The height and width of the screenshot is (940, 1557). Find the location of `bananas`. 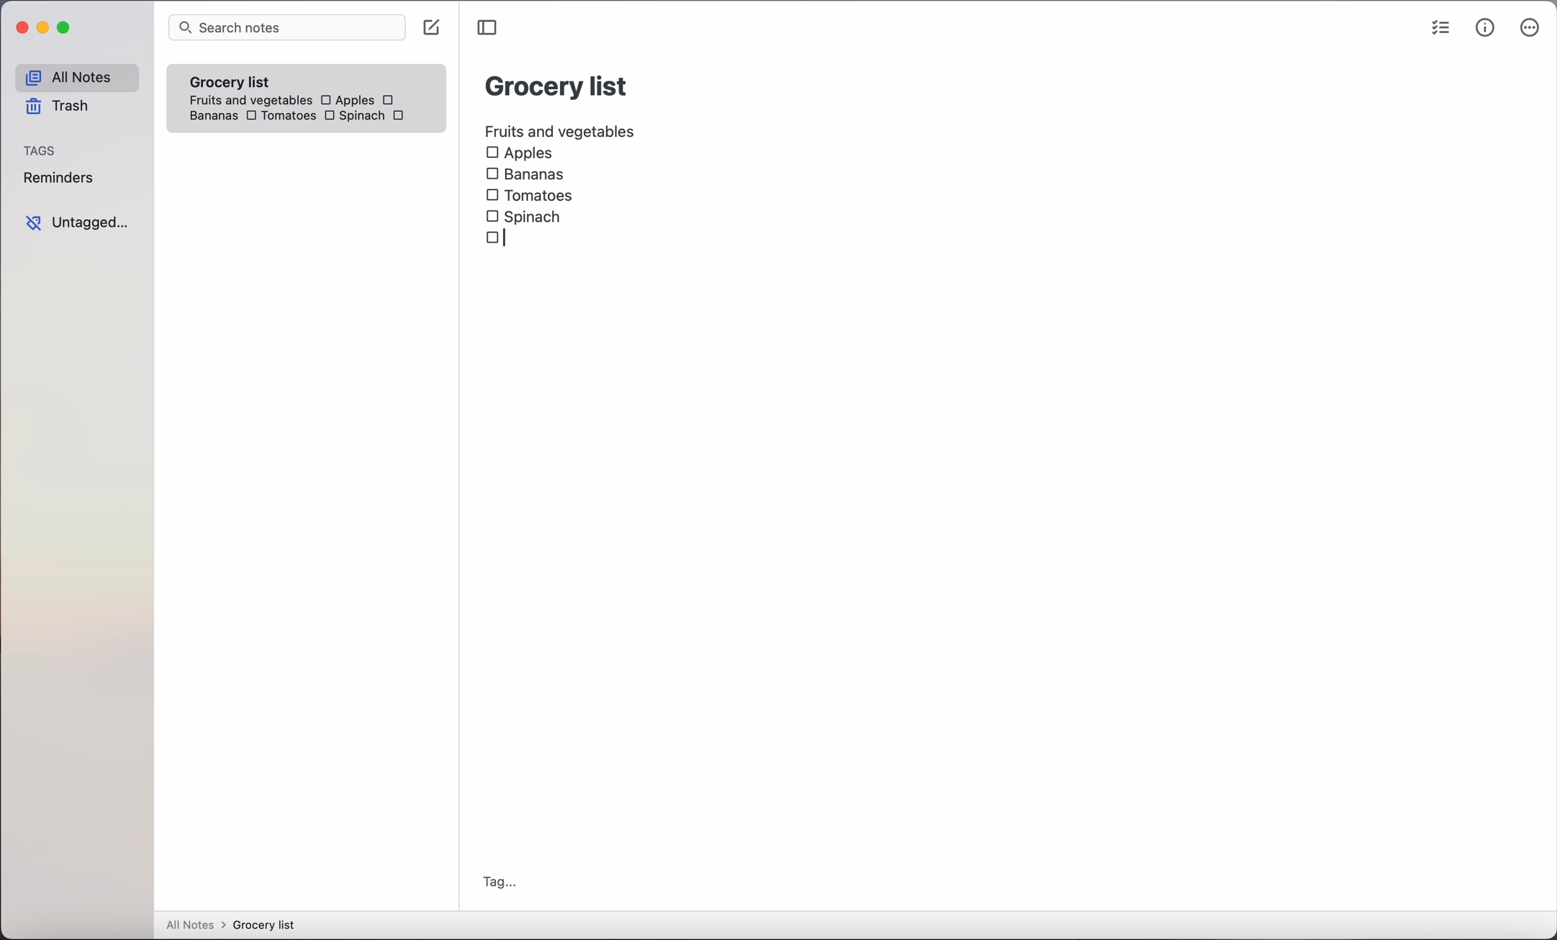

bananas is located at coordinates (211, 116).